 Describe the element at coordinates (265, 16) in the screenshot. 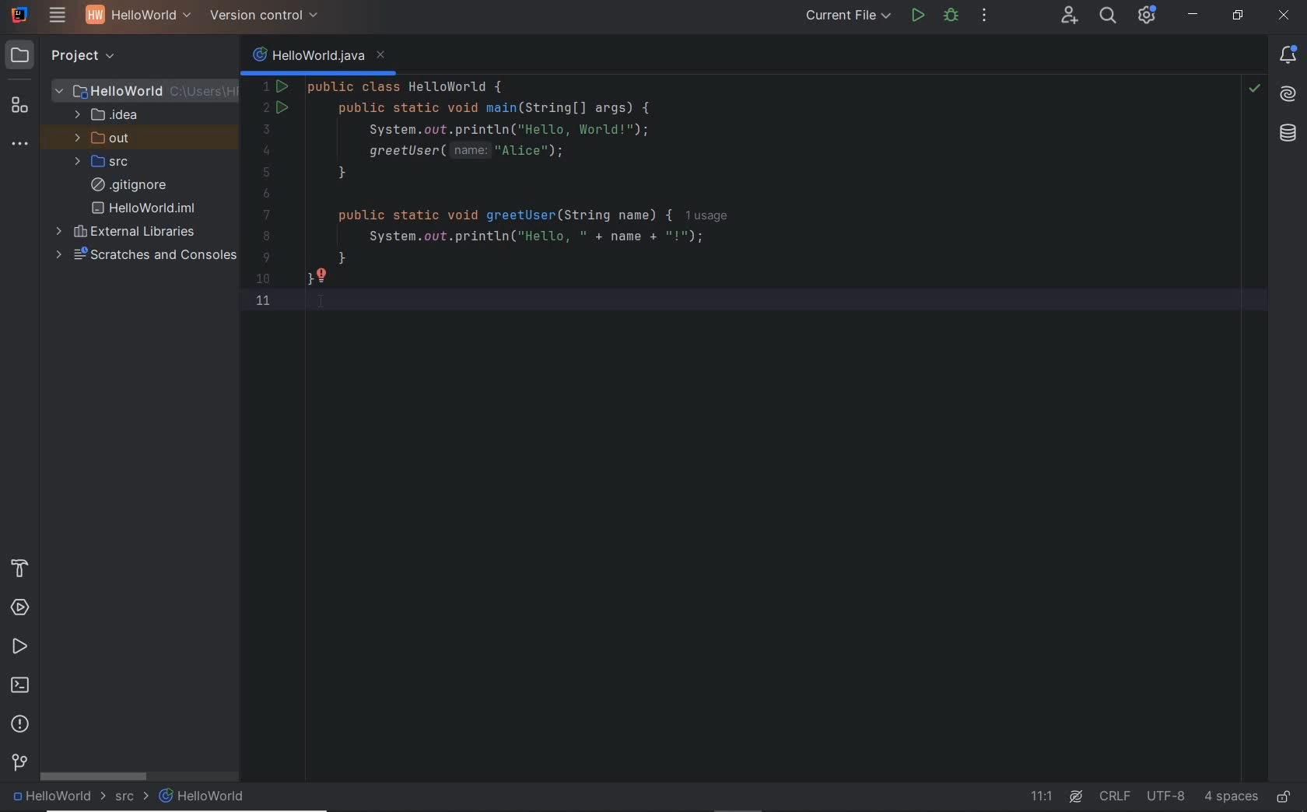

I see `version control` at that location.